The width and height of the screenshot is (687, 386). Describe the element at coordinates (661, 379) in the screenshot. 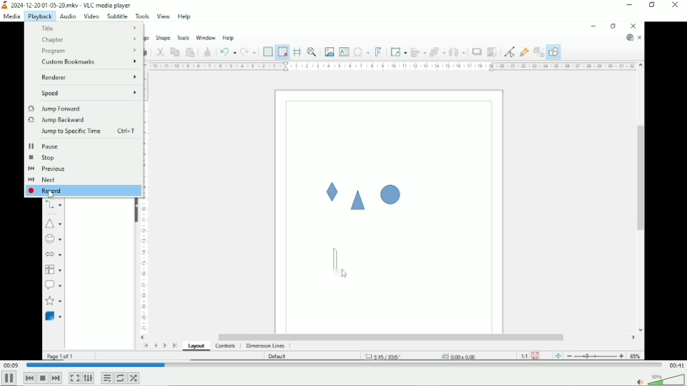

I see `Volume` at that location.